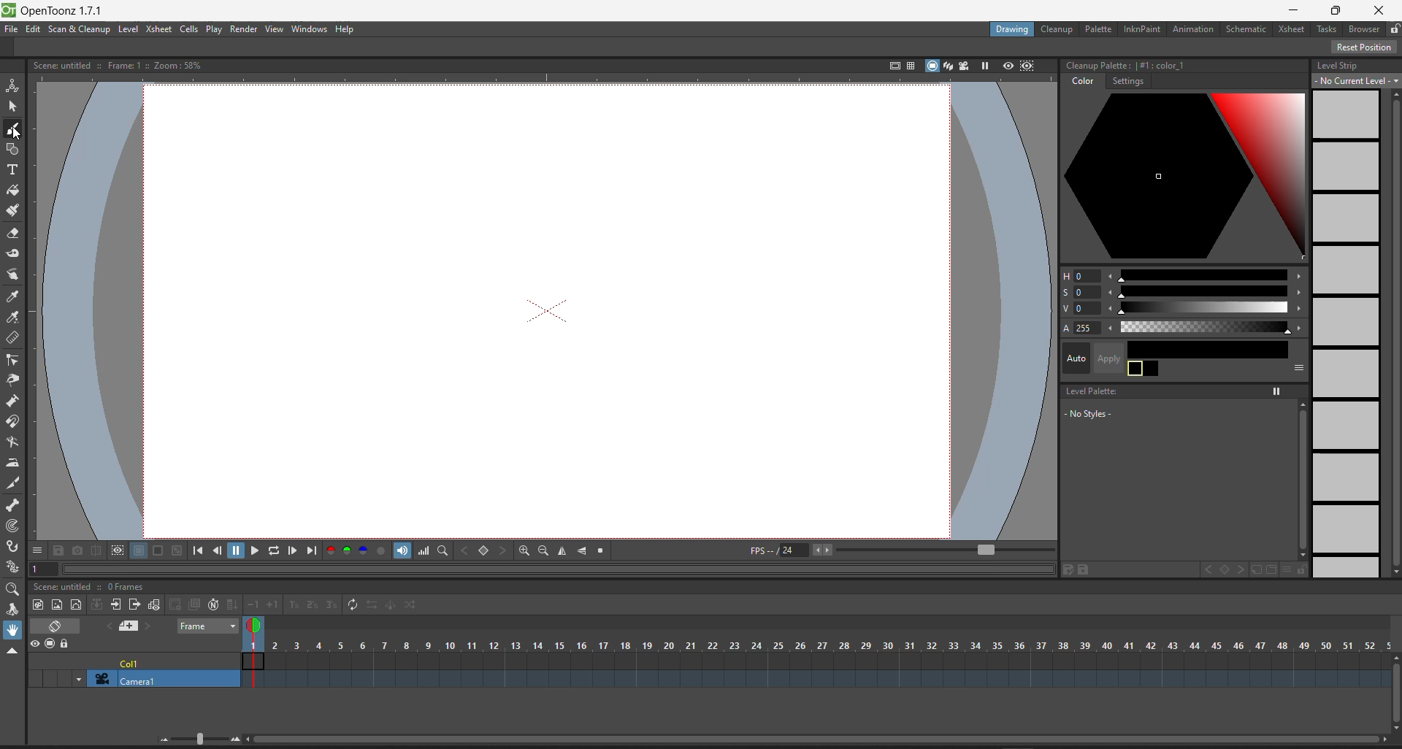 Image resolution: width=1402 pixels, height=749 pixels. Describe the element at coordinates (464, 550) in the screenshot. I see `previous key` at that location.